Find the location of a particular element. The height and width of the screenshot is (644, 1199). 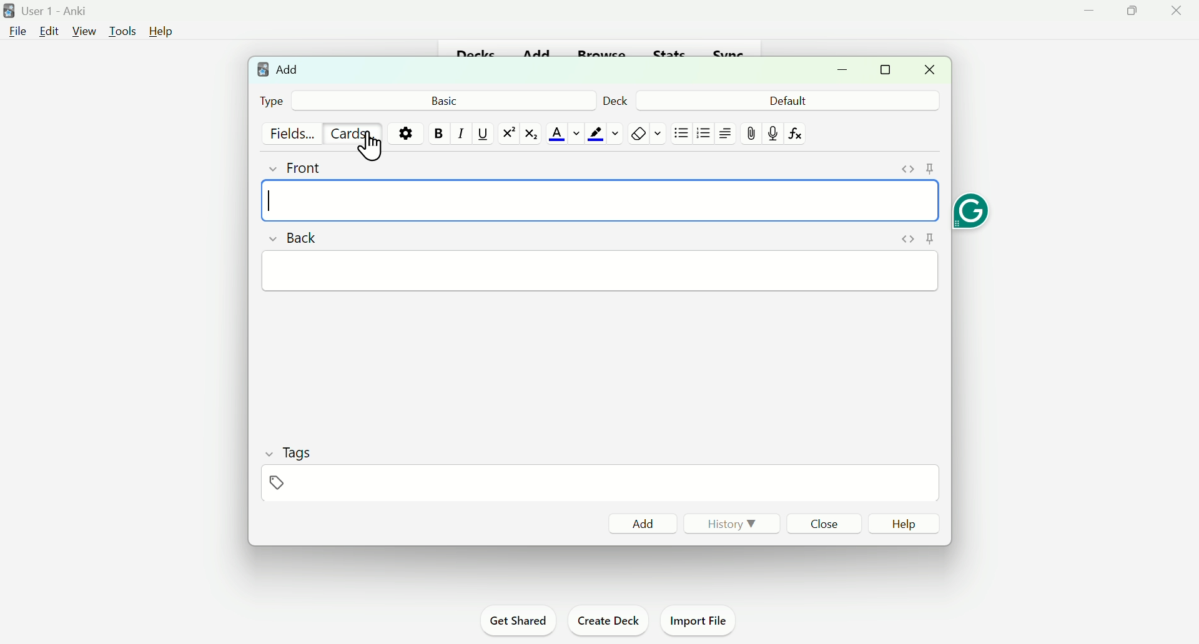

Type is located at coordinates (272, 100).